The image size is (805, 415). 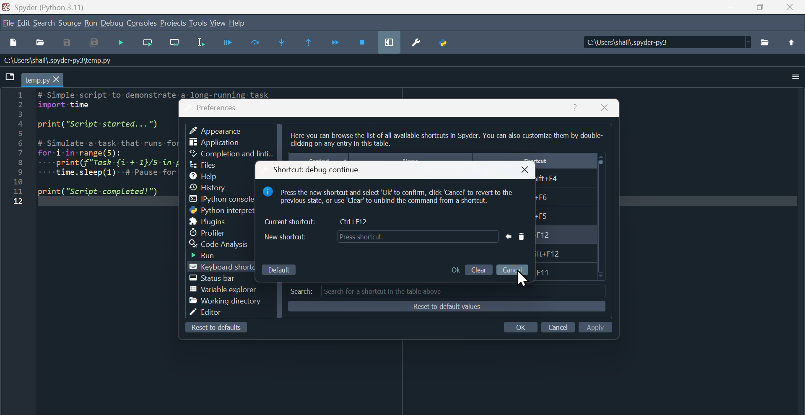 What do you see at coordinates (394, 239) in the screenshot?
I see `New shortcut` at bounding box center [394, 239].